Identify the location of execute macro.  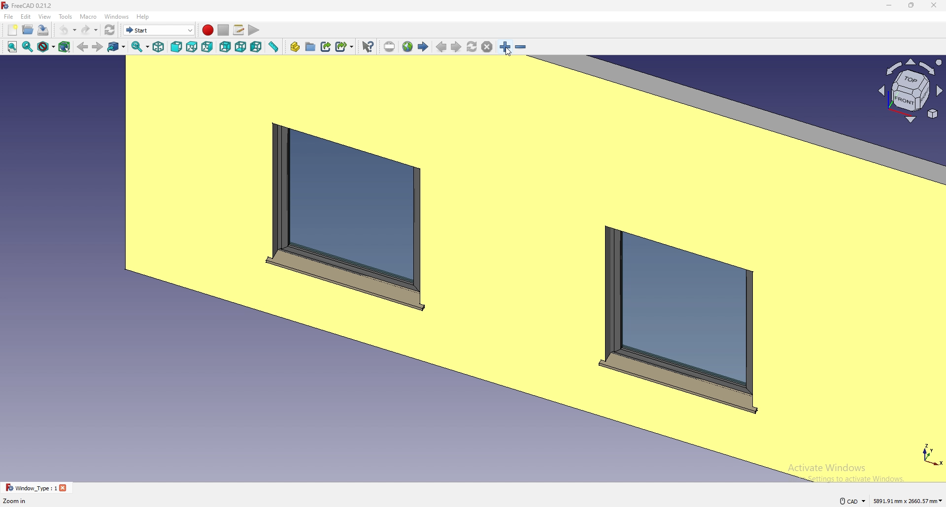
(255, 31).